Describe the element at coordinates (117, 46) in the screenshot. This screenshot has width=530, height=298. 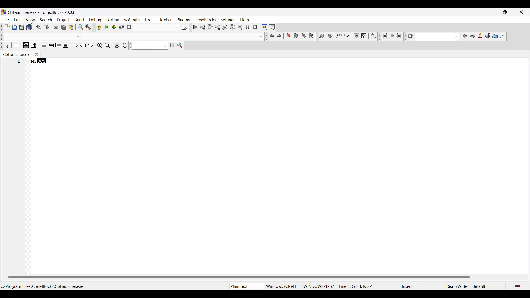
I see `Toggle source` at that location.